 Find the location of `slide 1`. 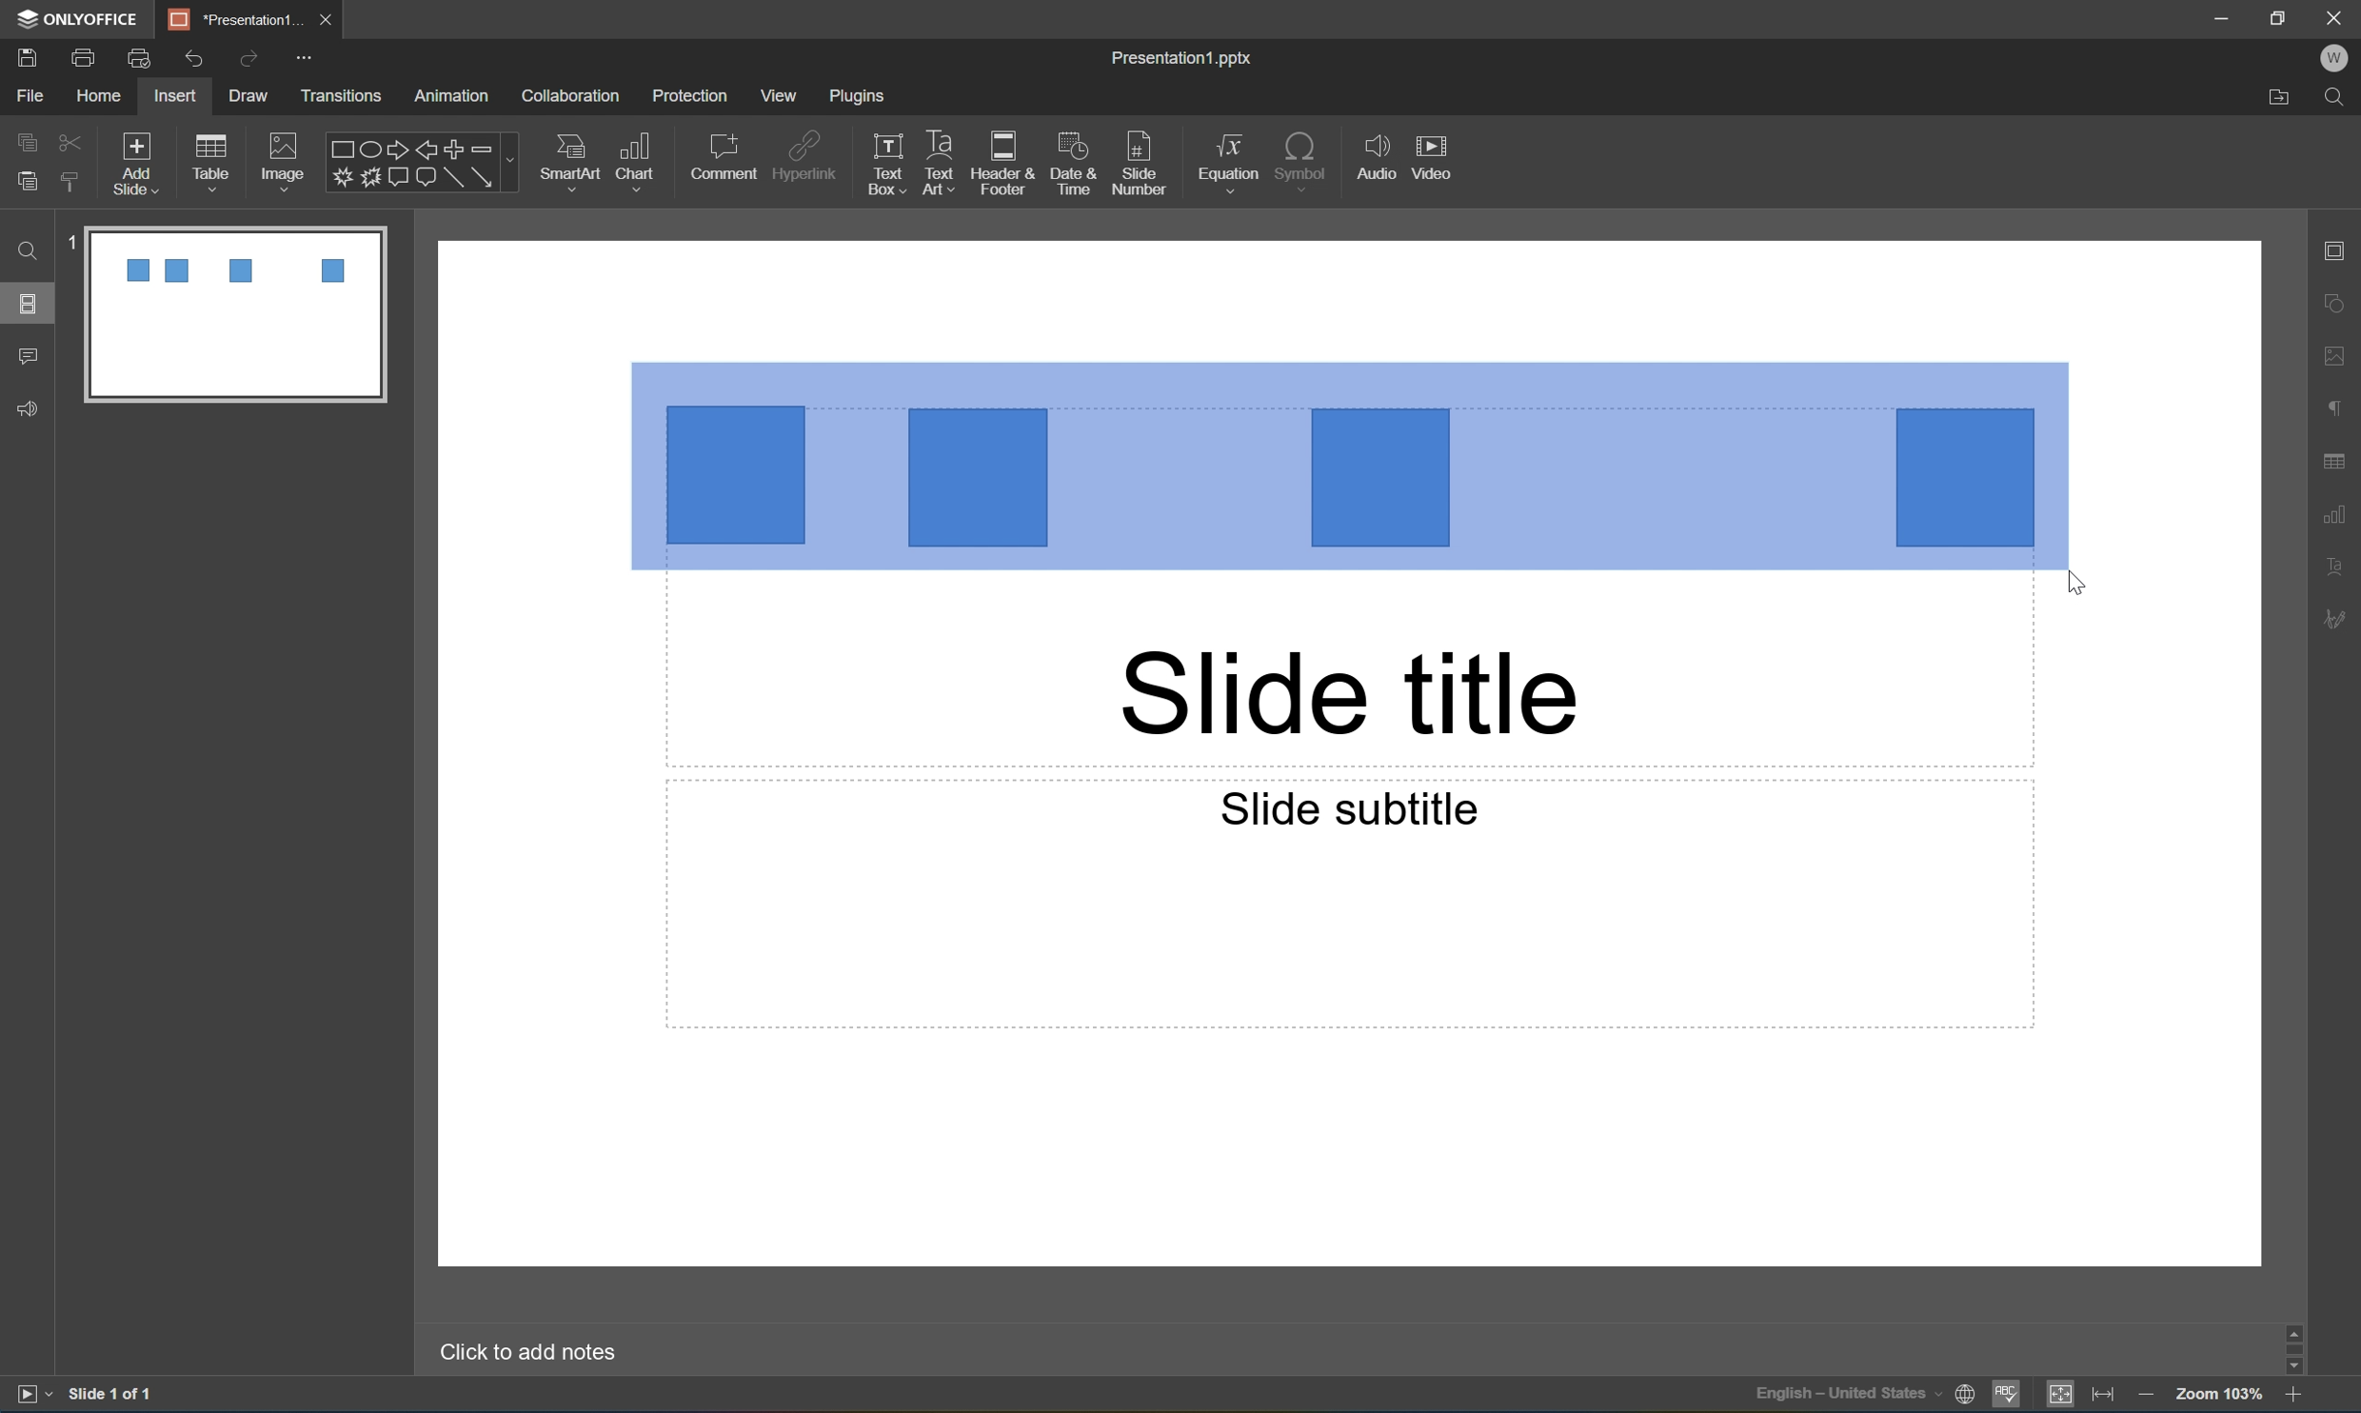

slide 1 is located at coordinates (222, 313).